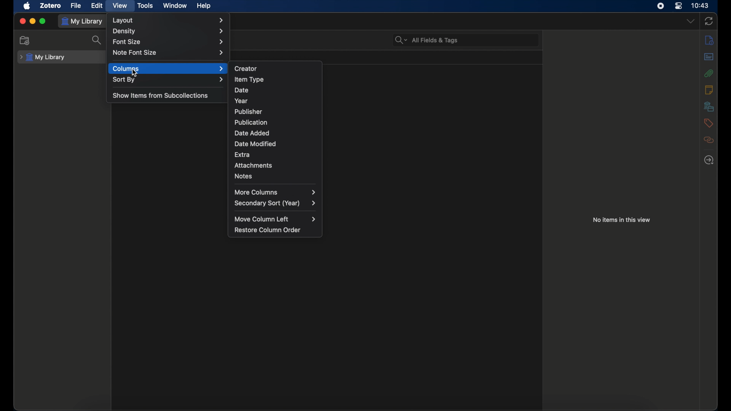 Image resolution: width=731 pixels, height=411 pixels. What do you see at coordinates (276, 219) in the screenshot?
I see `move column left` at bounding box center [276, 219].